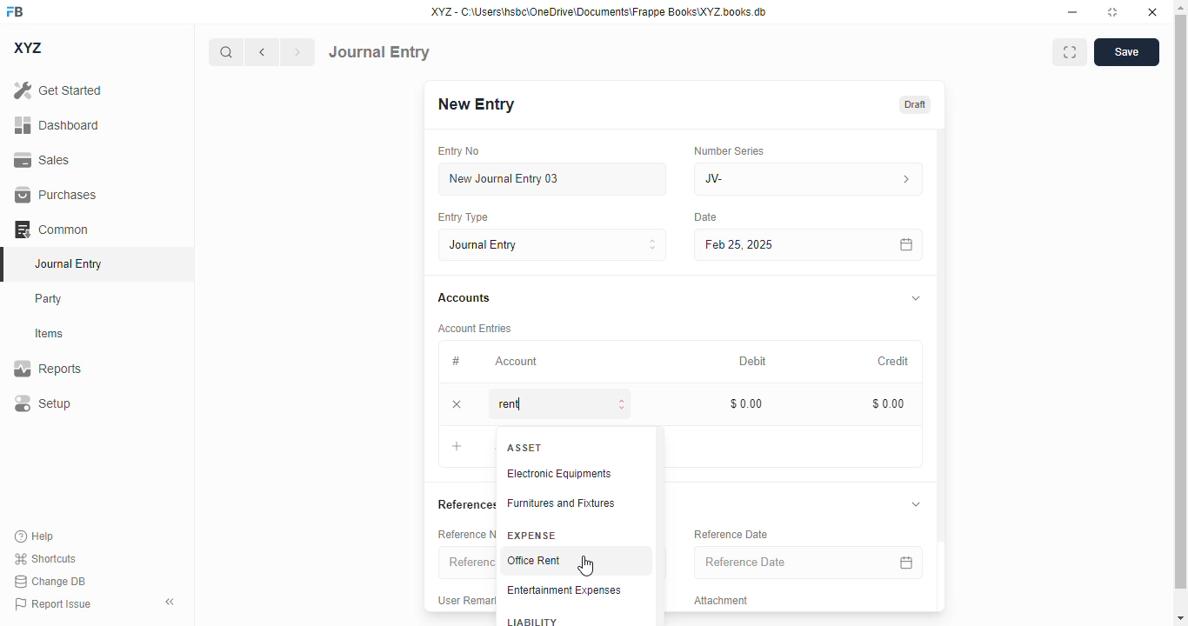 This screenshot has height=626, width=1188. I want to click on XYZ - C:\Users\hsbc\OneDrive\Documents\Frappe Books\XYZ books.db, so click(598, 11).